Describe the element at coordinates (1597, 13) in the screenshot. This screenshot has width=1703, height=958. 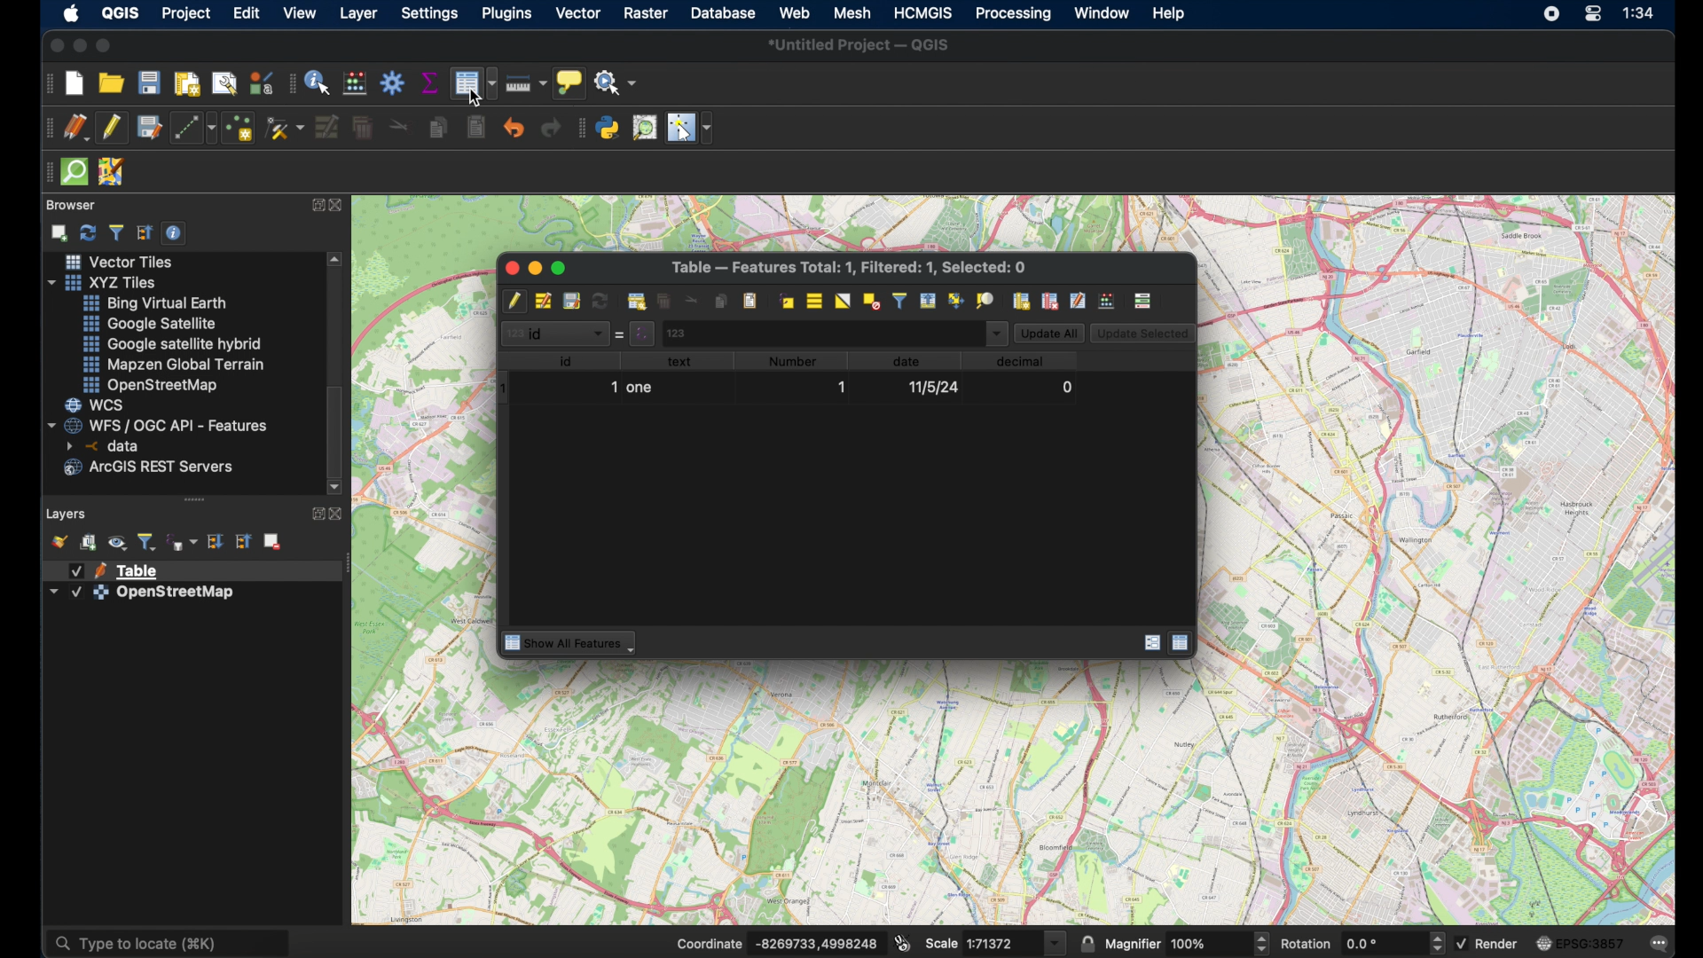
I see `center` at that location.